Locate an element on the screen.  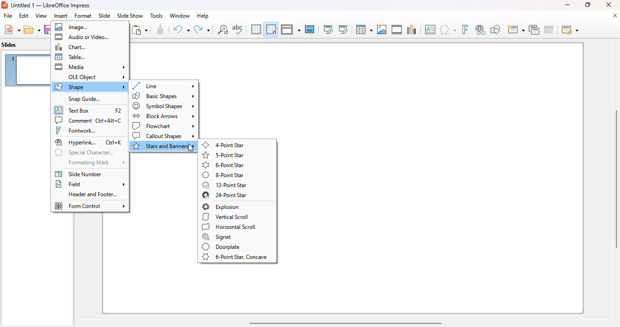
find and replace is located at coordinates (223, 29).